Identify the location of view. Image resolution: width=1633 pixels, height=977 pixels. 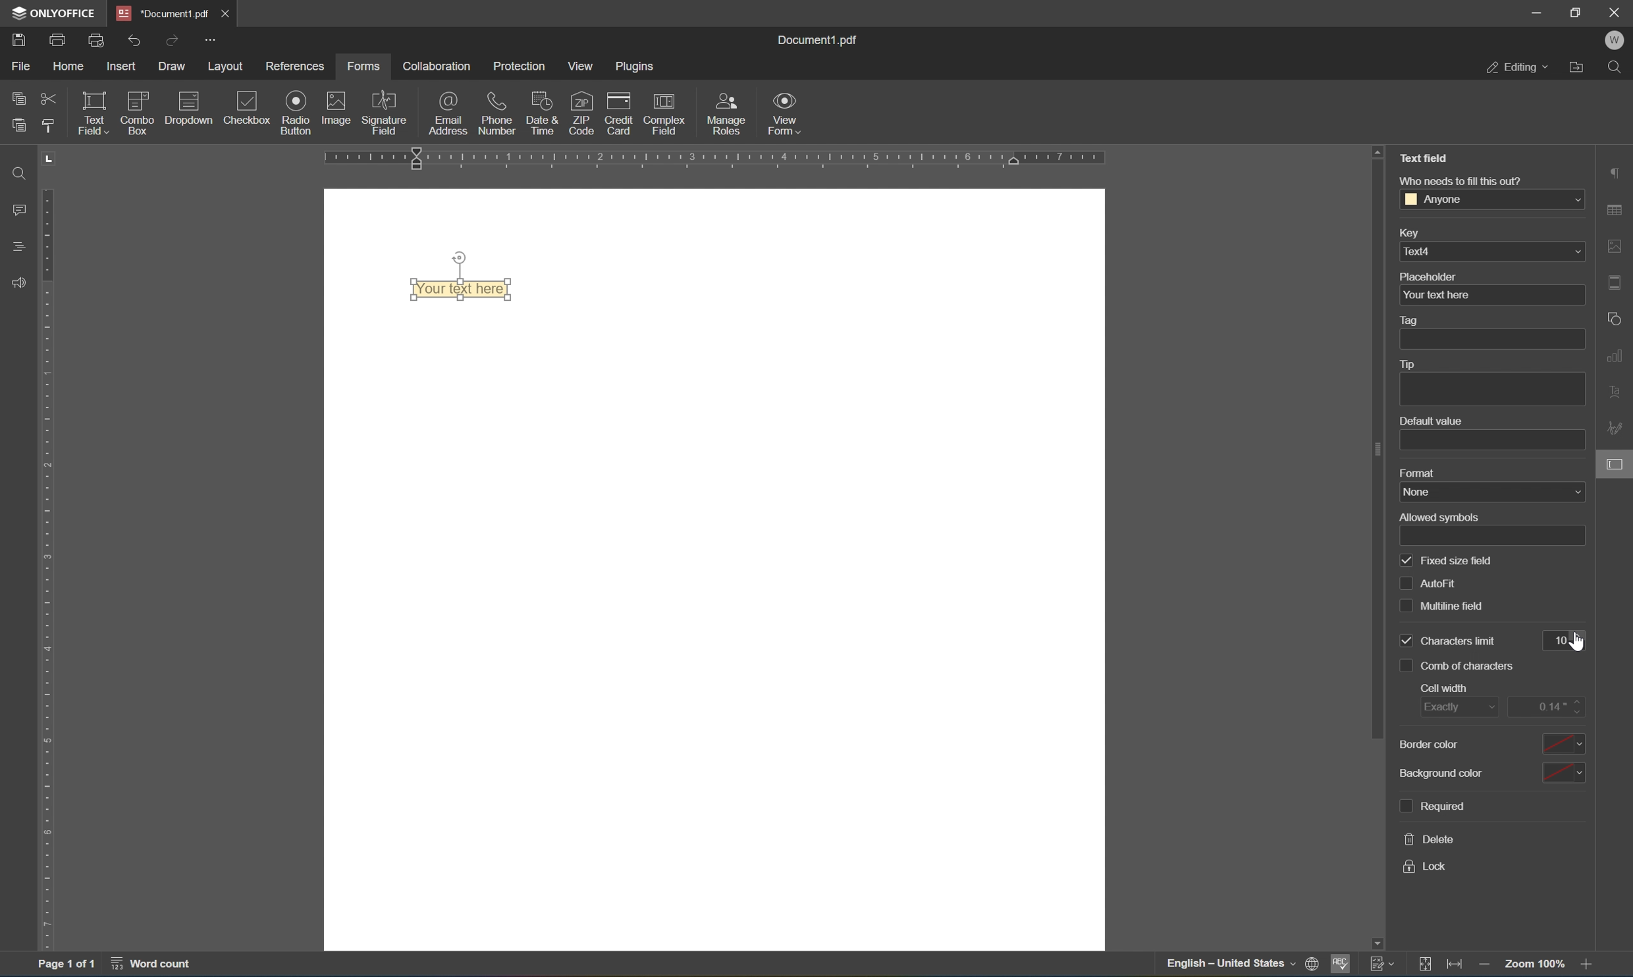
(578, 63).